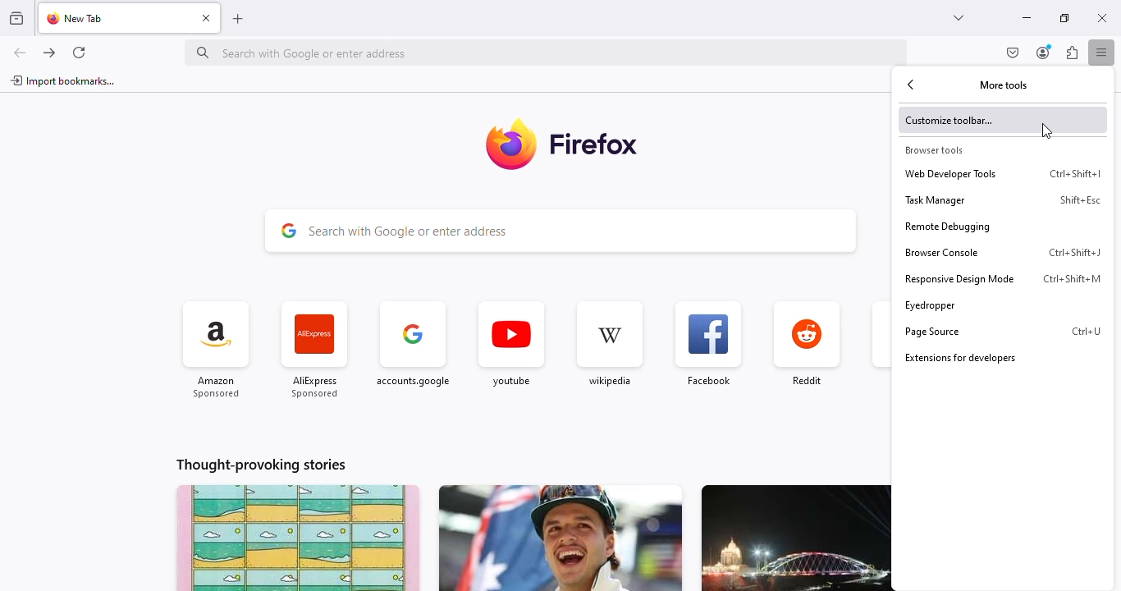  I want to click on extensions, so click(1072, 52).